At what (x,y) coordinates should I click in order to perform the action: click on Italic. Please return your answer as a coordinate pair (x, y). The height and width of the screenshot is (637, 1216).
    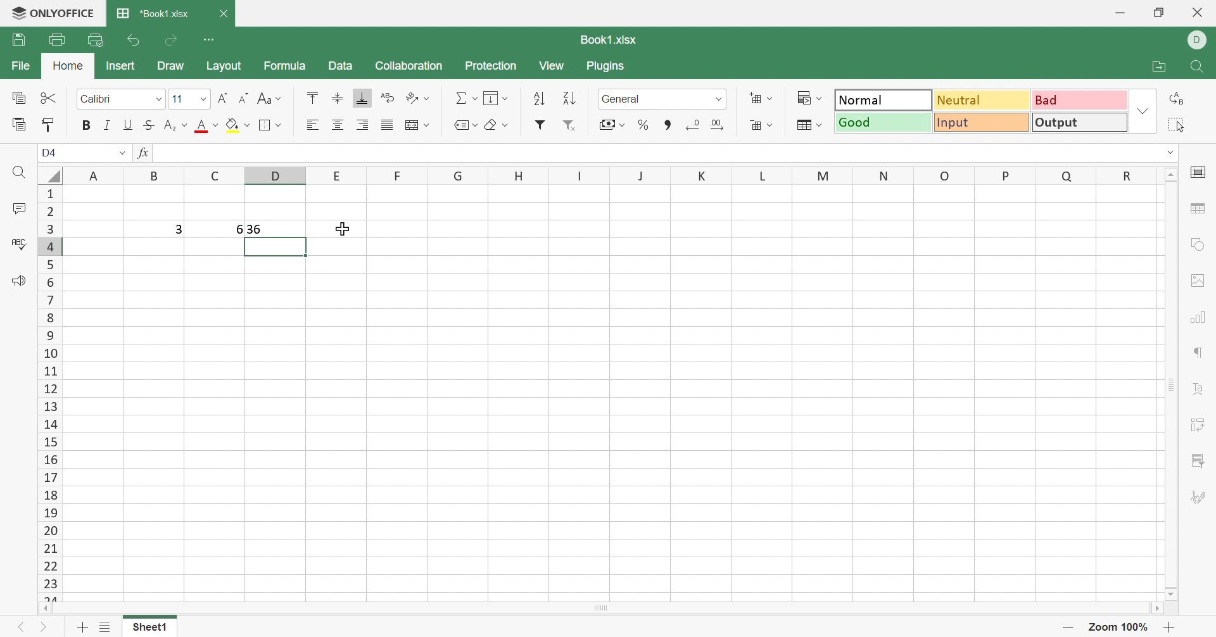
    Looking at the image, I should click on (108, 127).